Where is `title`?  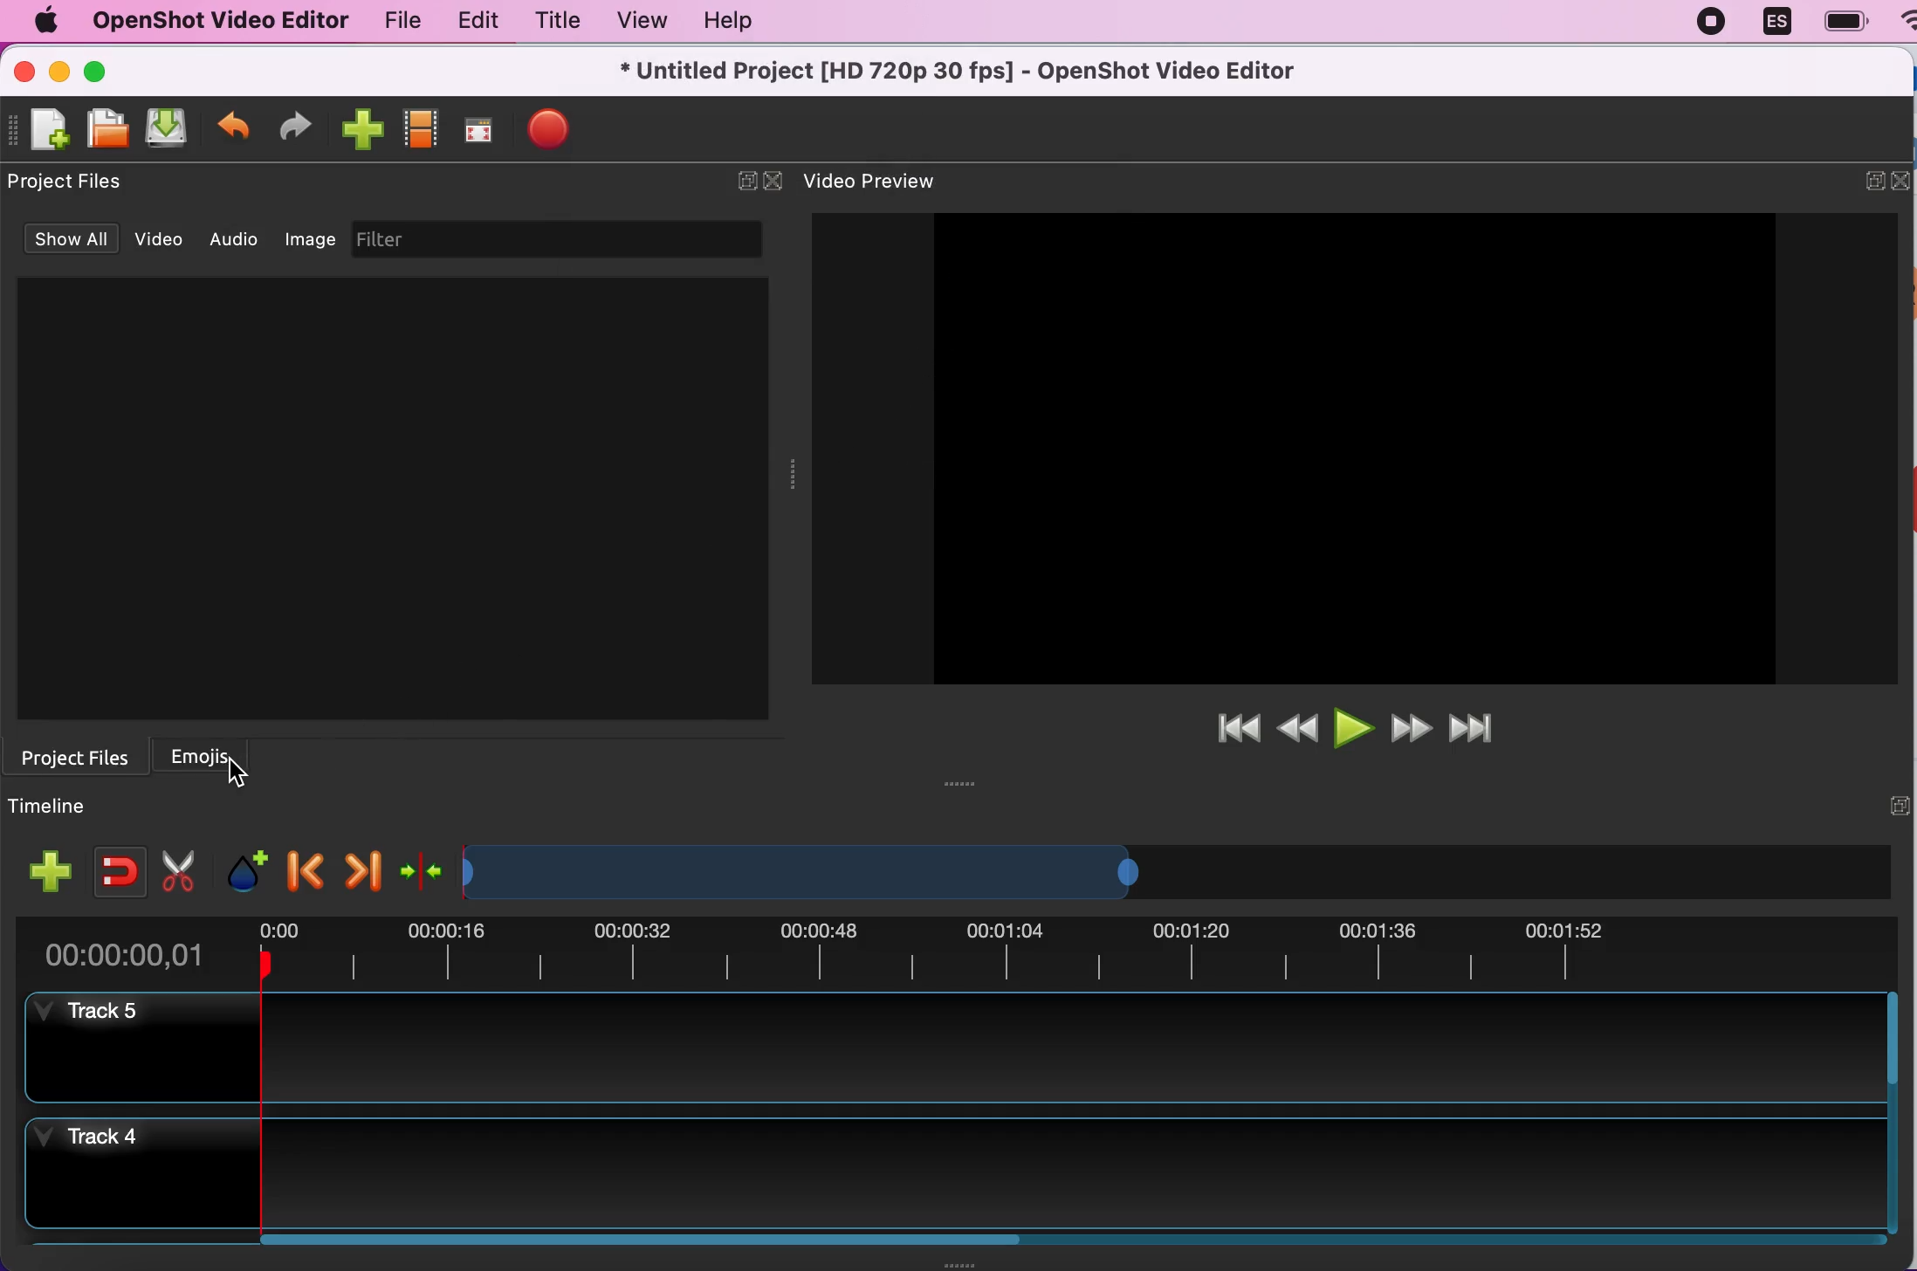 title is located at coordinates (550, 21).